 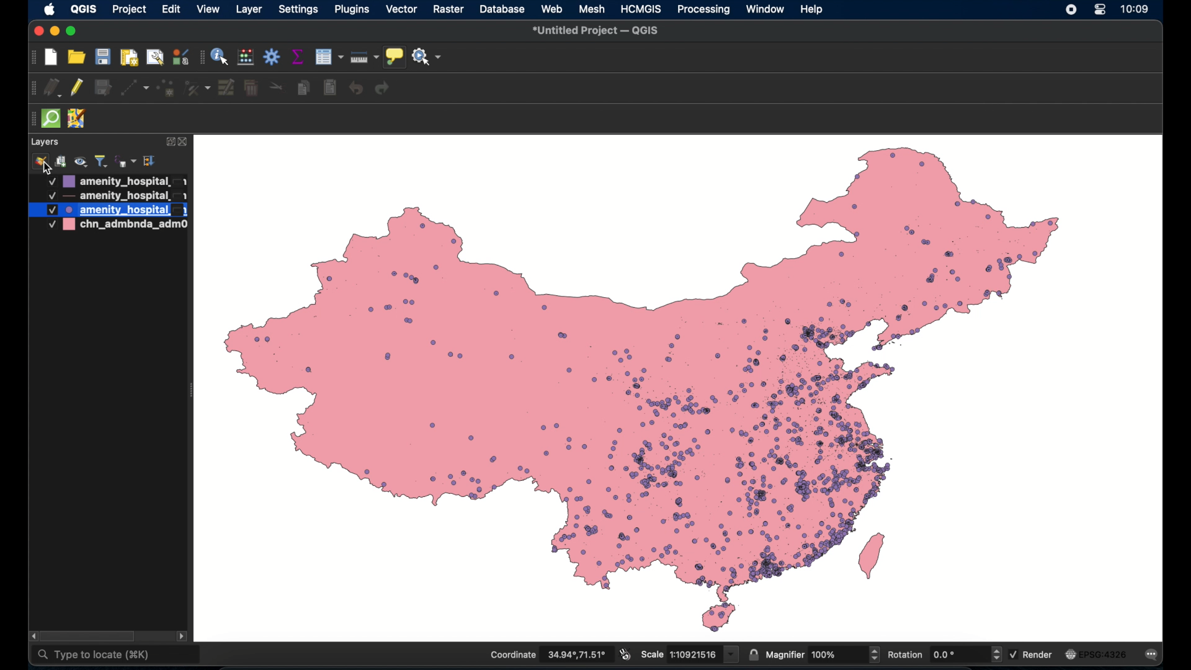 I want to click on cut features, so click(x=277, y=87).